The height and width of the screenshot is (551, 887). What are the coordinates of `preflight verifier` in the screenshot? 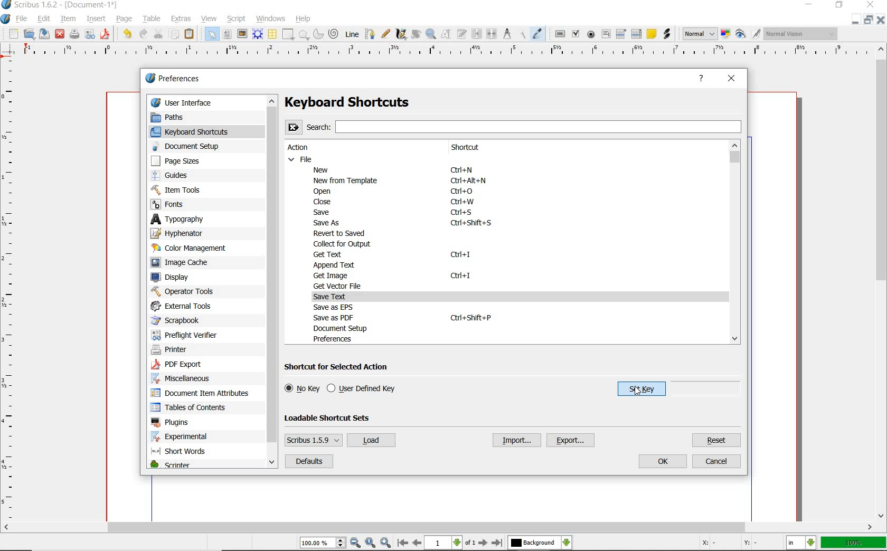 It's located at (74, 35).